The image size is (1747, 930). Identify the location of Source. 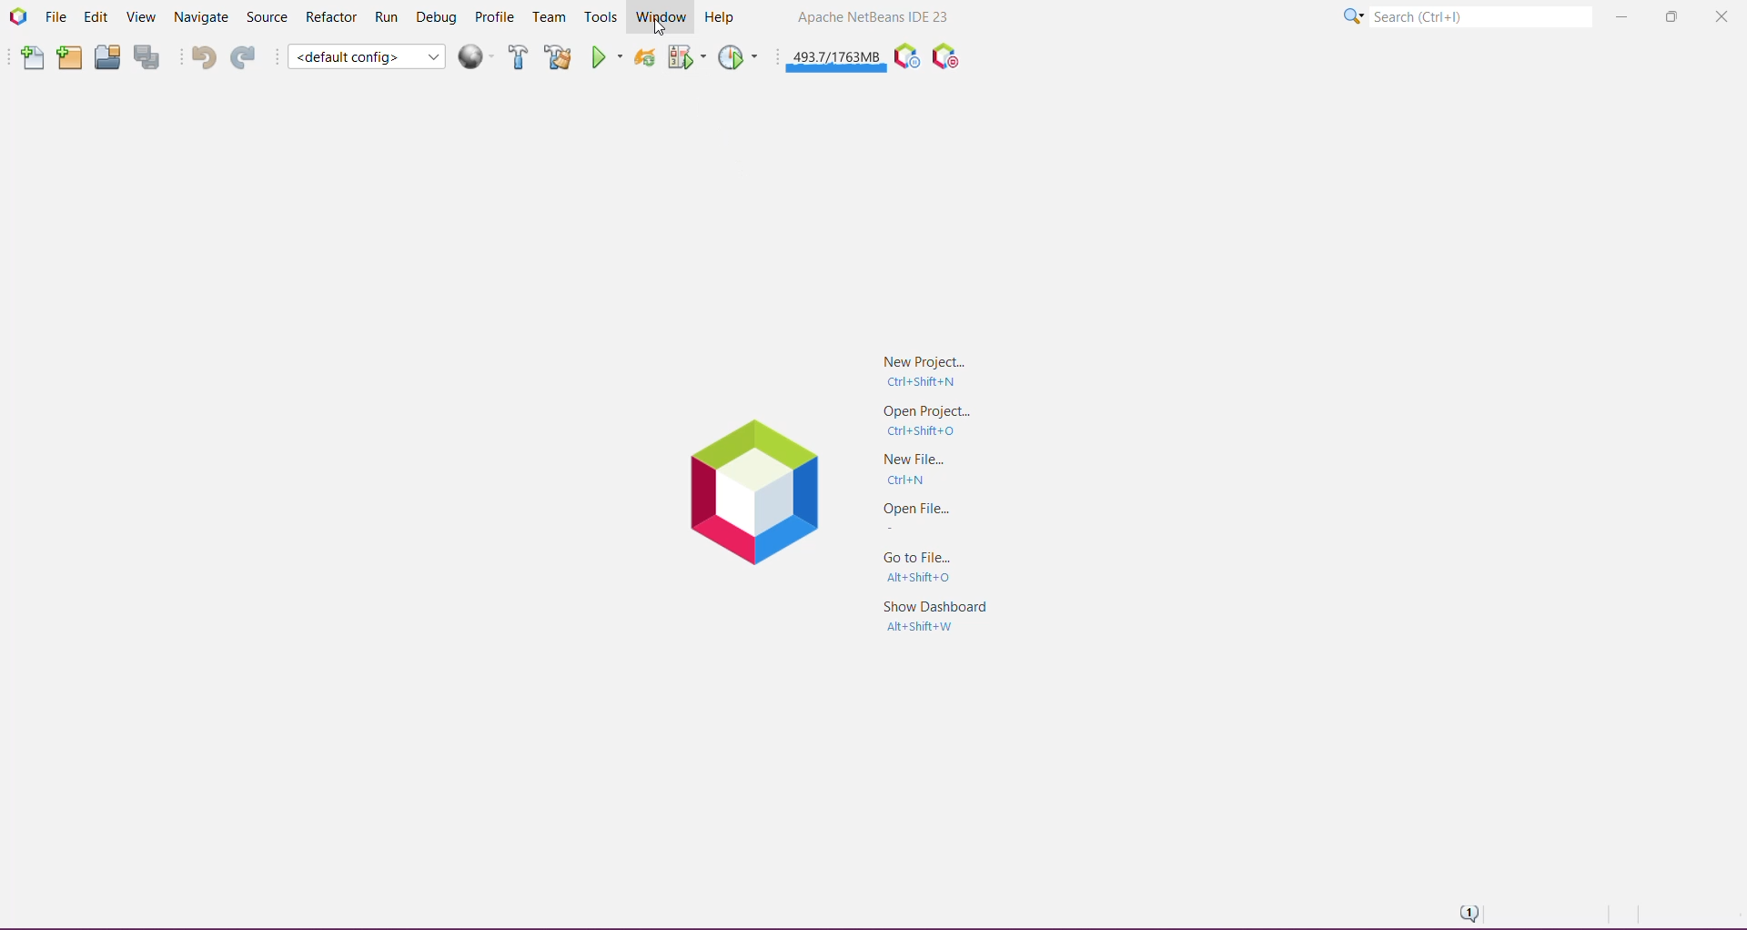
(266, 17).